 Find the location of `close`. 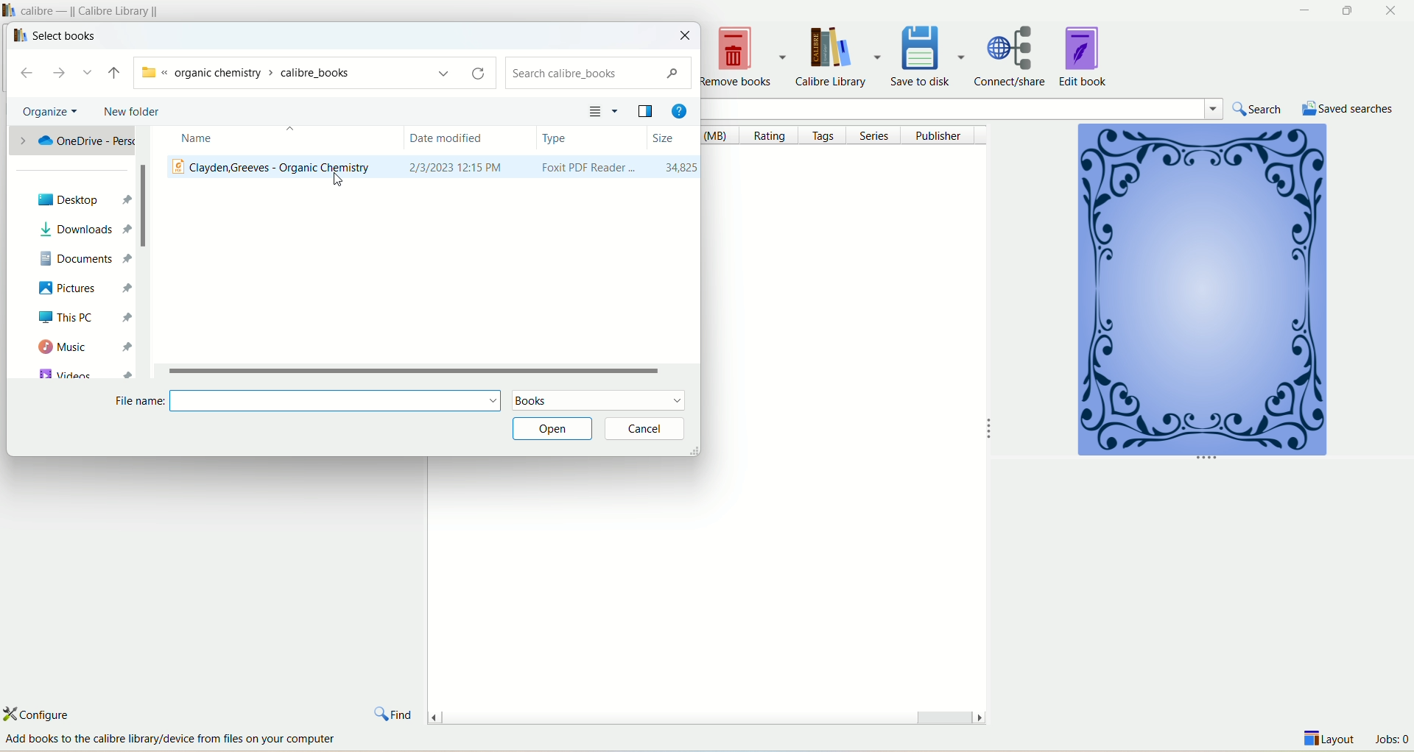

close is located at coordinates (686, 35).